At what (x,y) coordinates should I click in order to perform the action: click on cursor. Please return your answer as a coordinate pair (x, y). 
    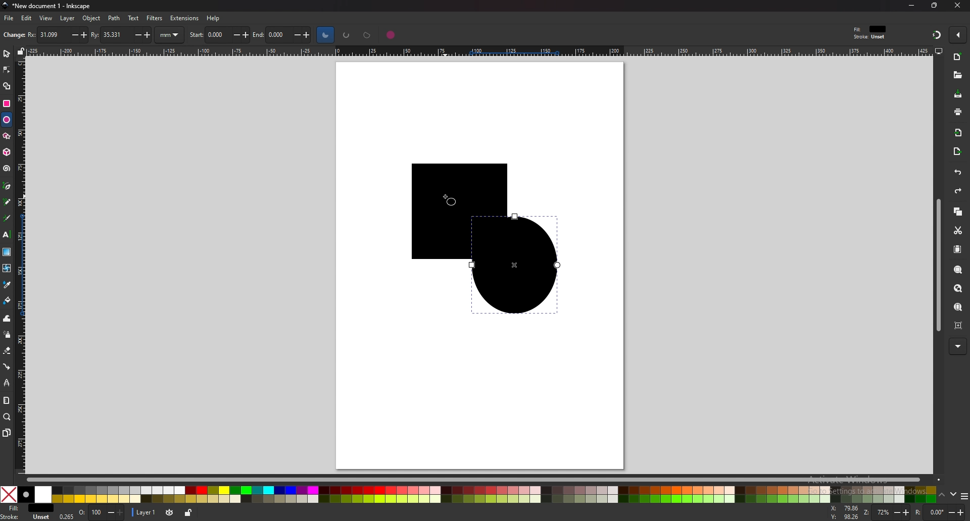
    Looking at the image, I should click on (447, 197).